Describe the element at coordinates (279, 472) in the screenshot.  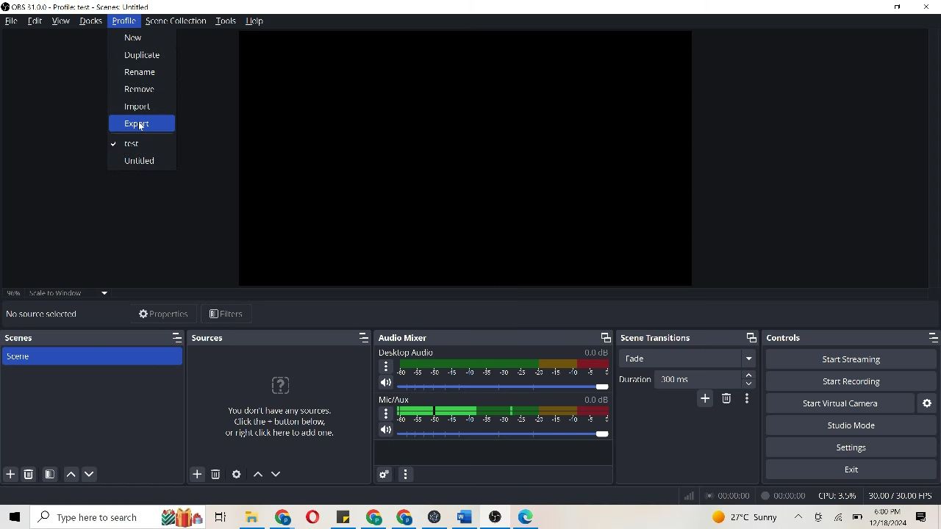
I see `move sources down` at that location.